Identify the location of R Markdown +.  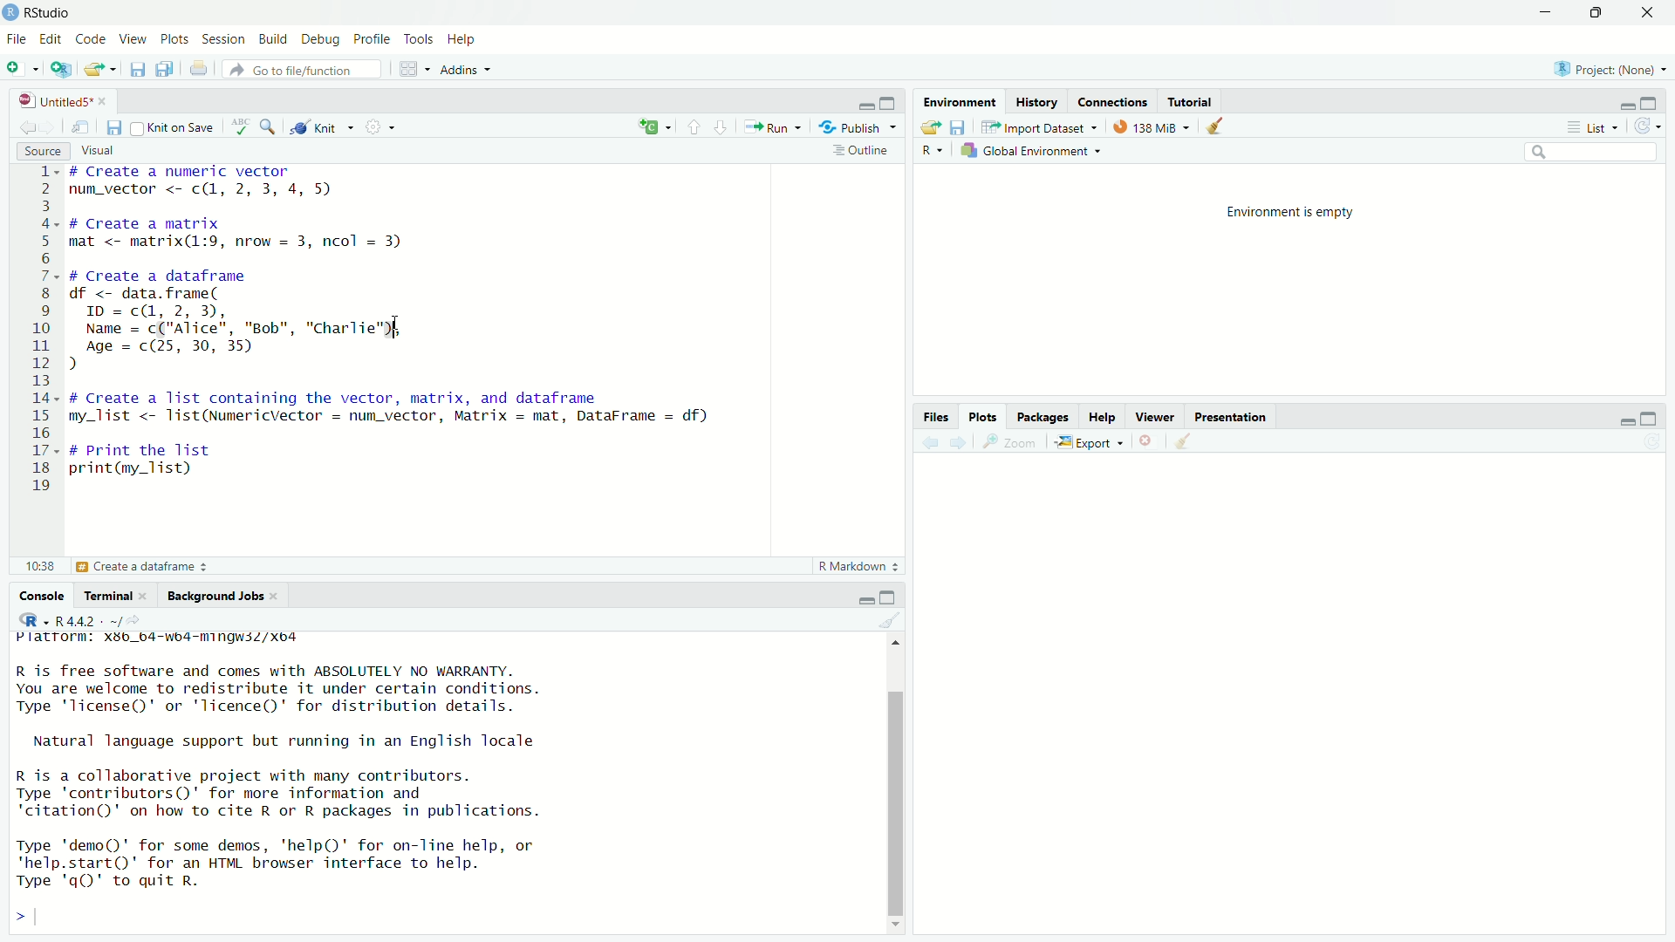
(863, 569).